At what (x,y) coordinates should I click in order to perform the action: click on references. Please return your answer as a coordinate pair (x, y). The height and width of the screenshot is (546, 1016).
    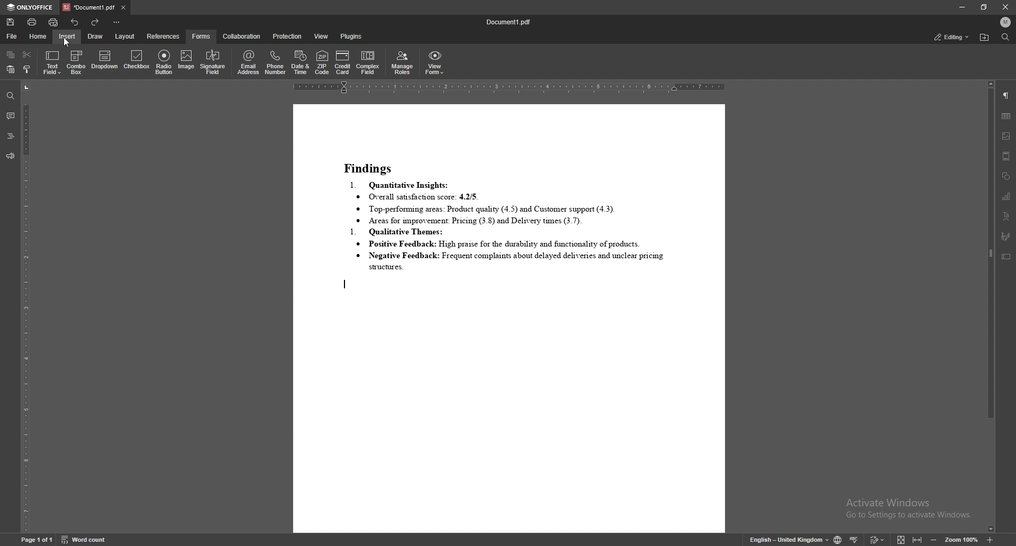
    Looking at the image, I should click on (164, 37).